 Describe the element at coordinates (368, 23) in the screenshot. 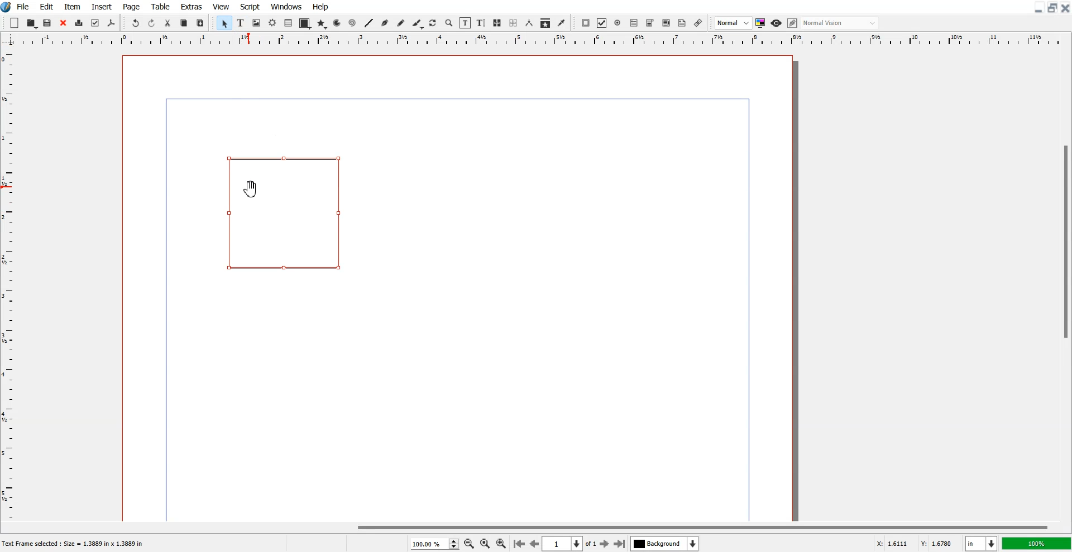

I see `Line` at that location.